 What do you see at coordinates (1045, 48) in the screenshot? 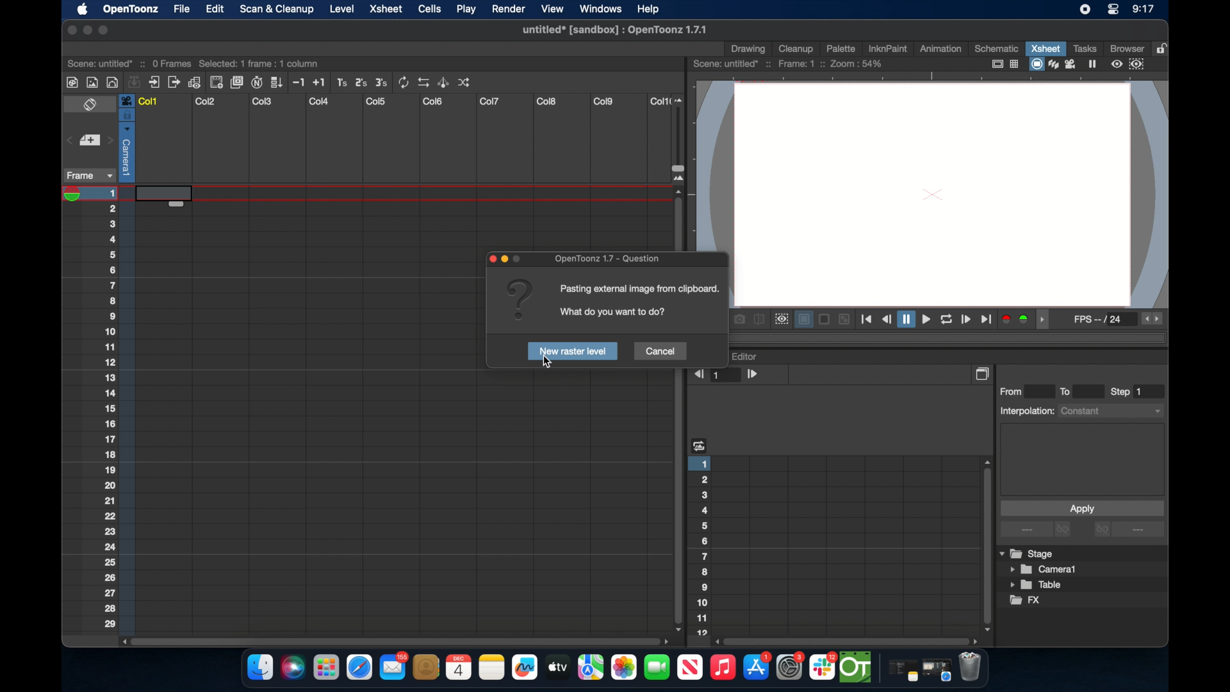
I see `xsheet` at bounding box center [1045, 48].